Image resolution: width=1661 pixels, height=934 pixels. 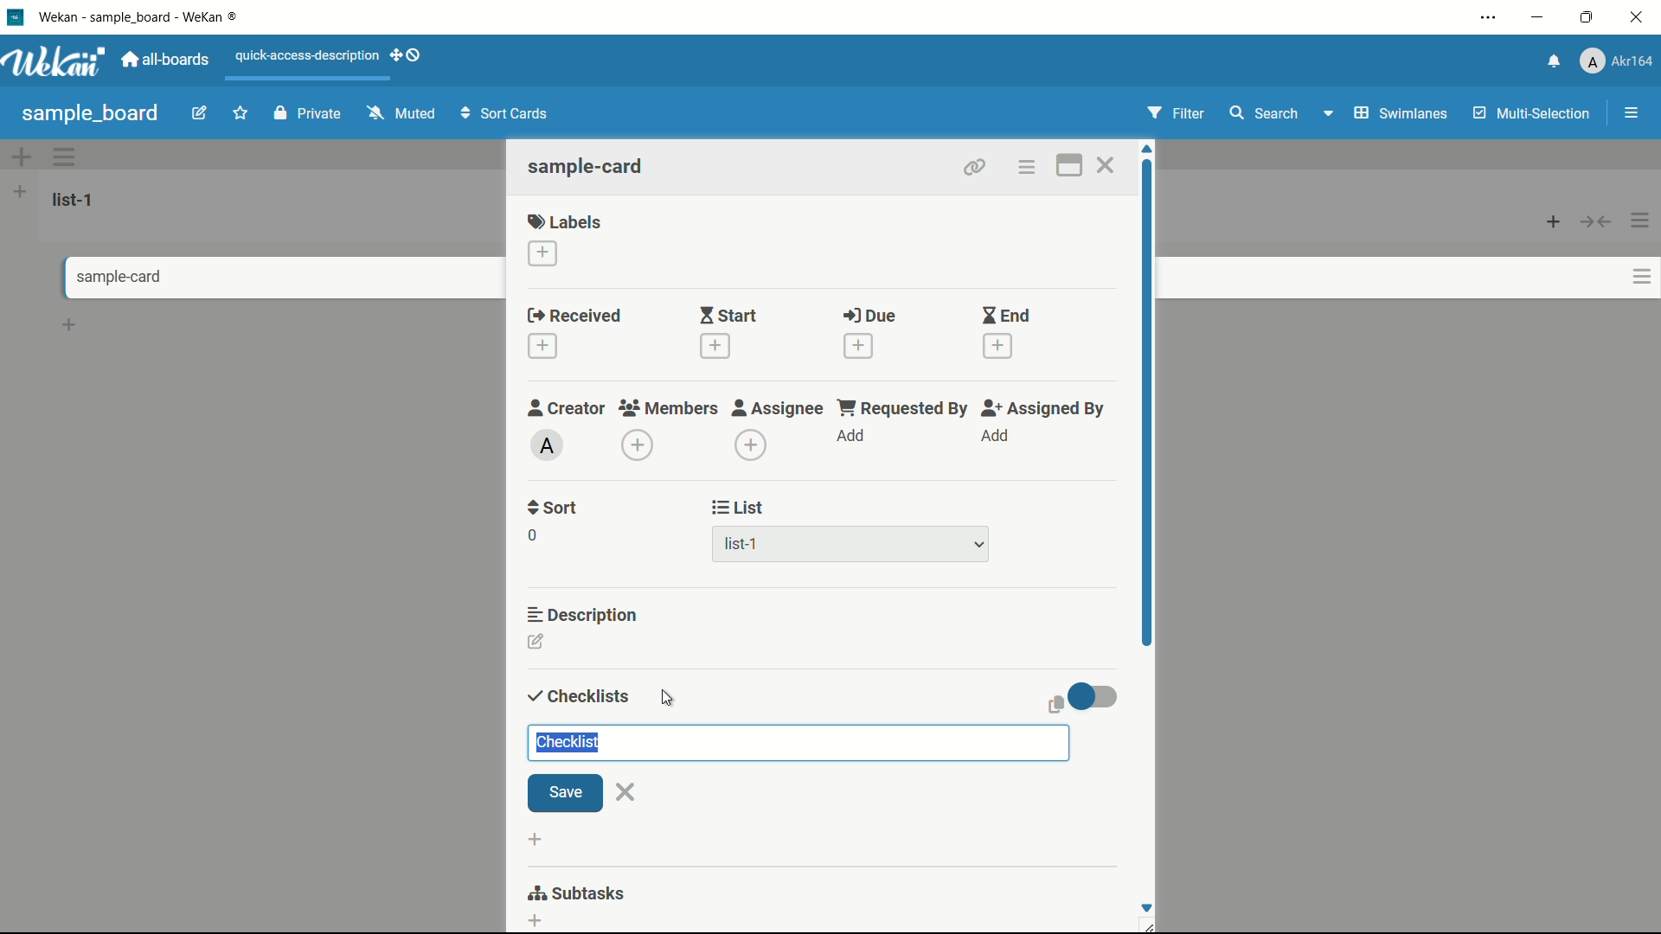 I want to click on swimlanes, so click(x=1399, y=113).